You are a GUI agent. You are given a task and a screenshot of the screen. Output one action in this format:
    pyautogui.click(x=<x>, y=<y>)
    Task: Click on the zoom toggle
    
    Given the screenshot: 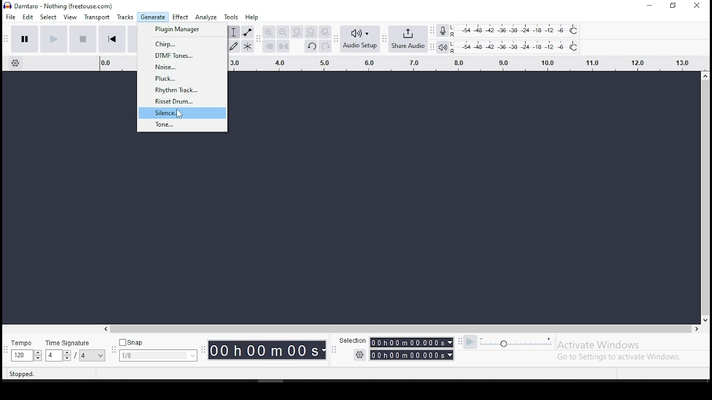 What is the action you would take?
    pyautogui.click(x=325, y=32)
    